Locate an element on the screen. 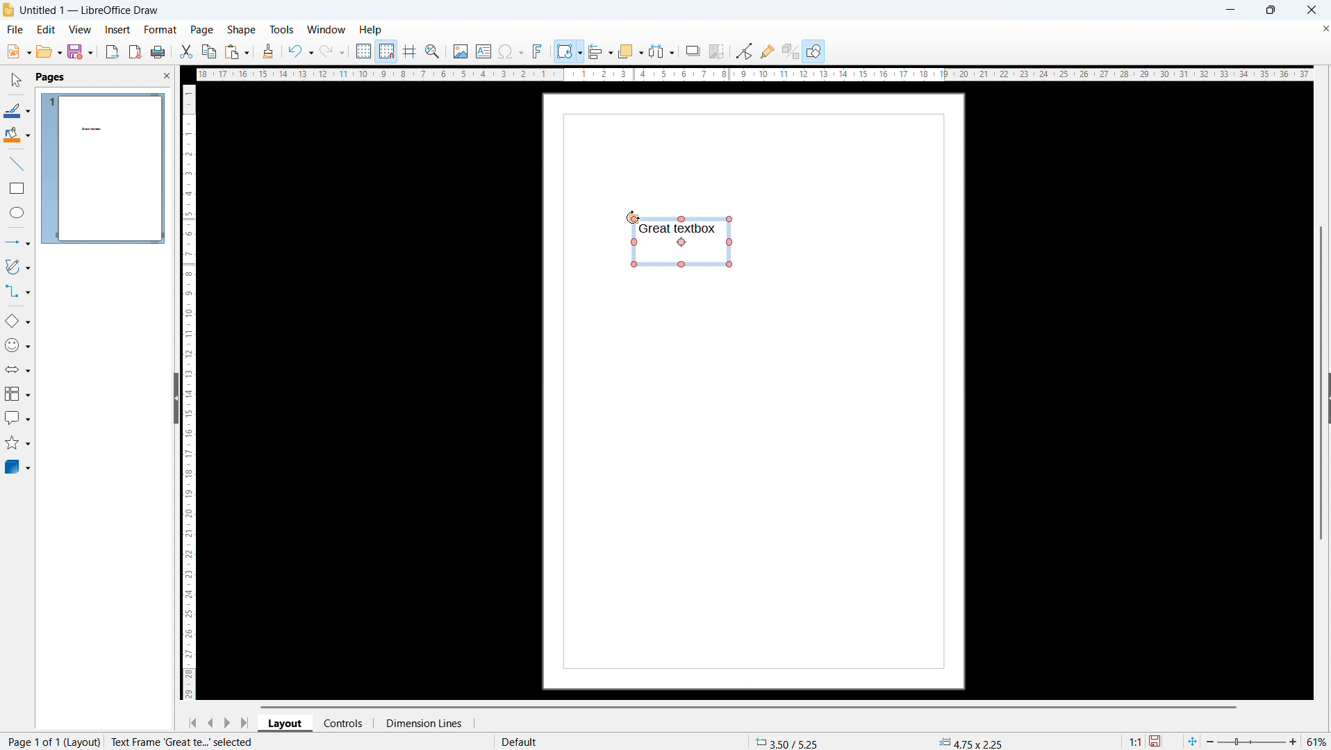 The height and width of the screenshot is (750, 1331). transformation is located at coordinates (569, 51).